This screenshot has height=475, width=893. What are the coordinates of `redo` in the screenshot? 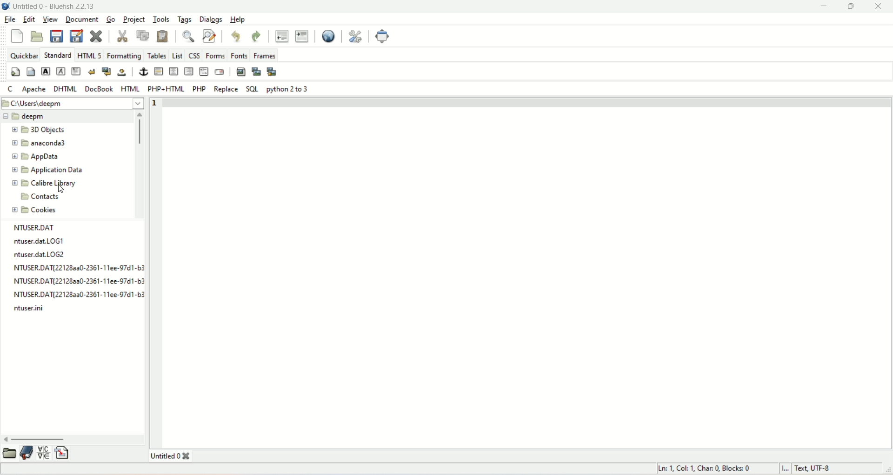 It's located at (255, 35).